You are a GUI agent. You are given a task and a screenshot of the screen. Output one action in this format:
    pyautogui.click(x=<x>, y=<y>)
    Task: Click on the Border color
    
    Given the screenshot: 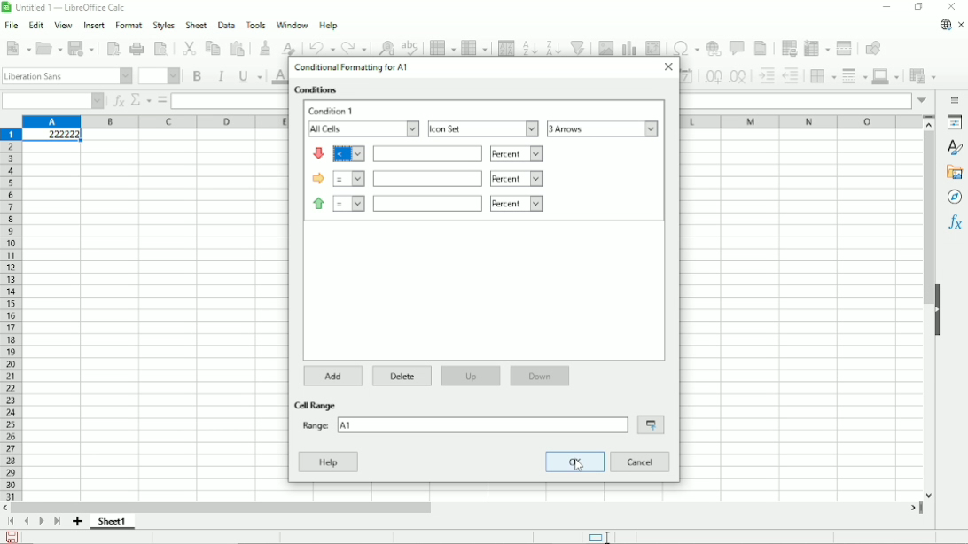 What is the action you would take?
    pyautogui.click(x=887, y=76)
    